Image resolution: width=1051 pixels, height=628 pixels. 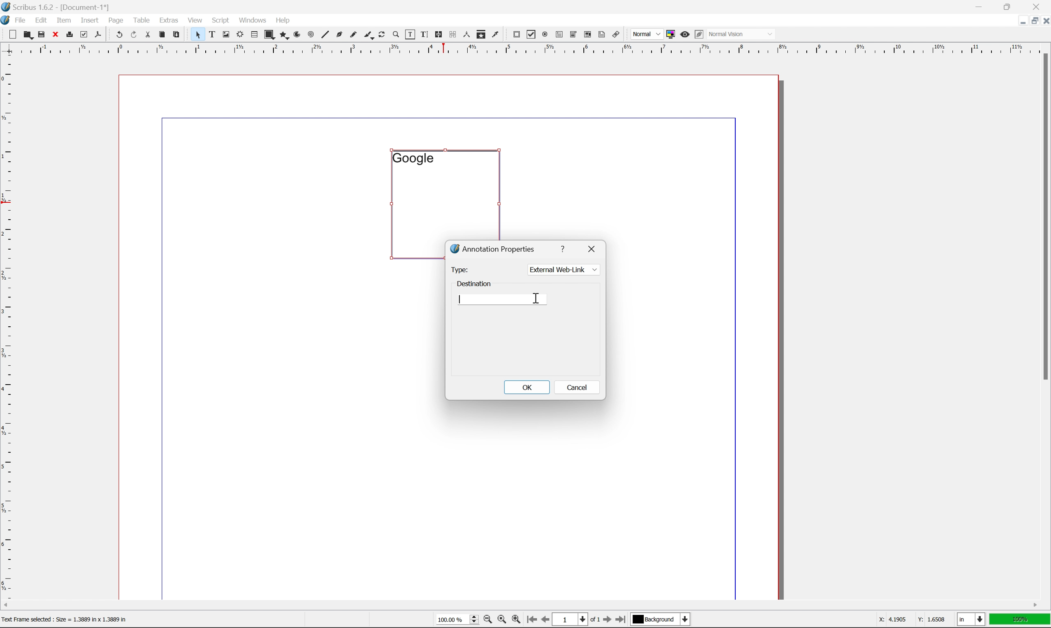 What do you see at coordinates (684, 34) in the screenshot?
I see `preview mode` at bounding box center [684, 34].